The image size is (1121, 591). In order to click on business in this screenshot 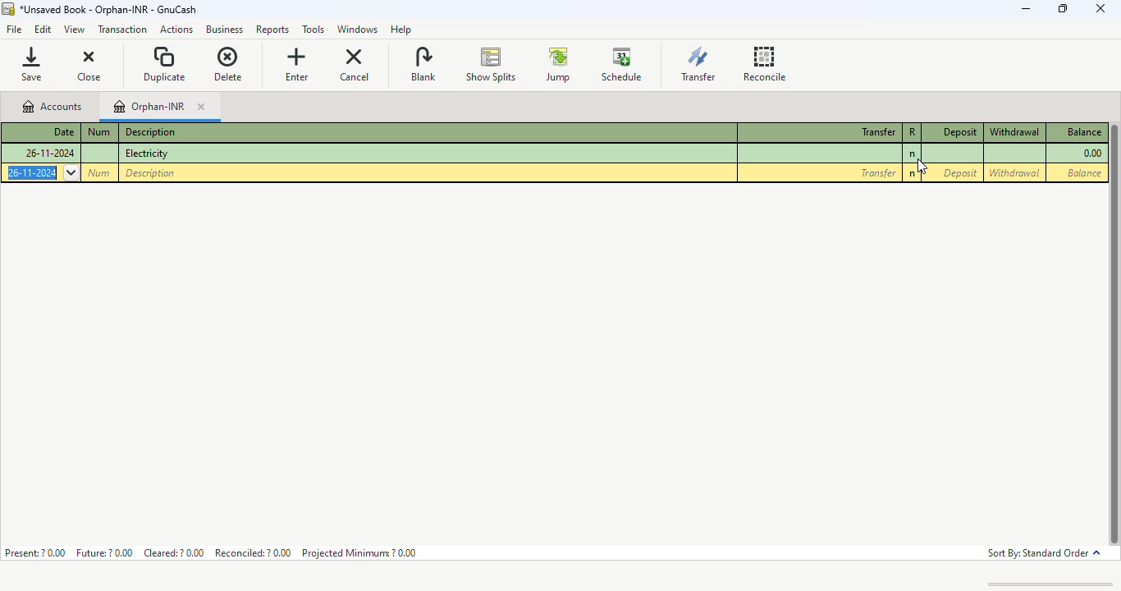, I will do `click(225, 30)`.